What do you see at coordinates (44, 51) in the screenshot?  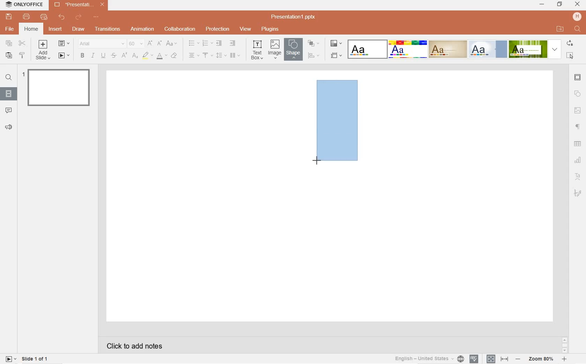 I see `add slide` at bounding box center [44, 51].